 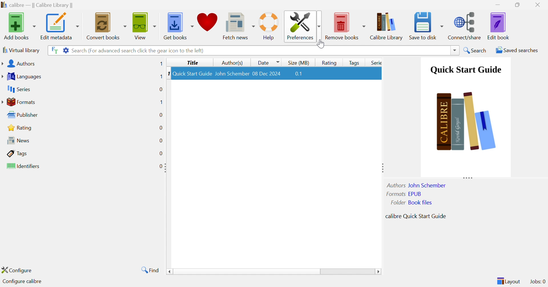 I want to click on 1, so click(x=160, y=77).